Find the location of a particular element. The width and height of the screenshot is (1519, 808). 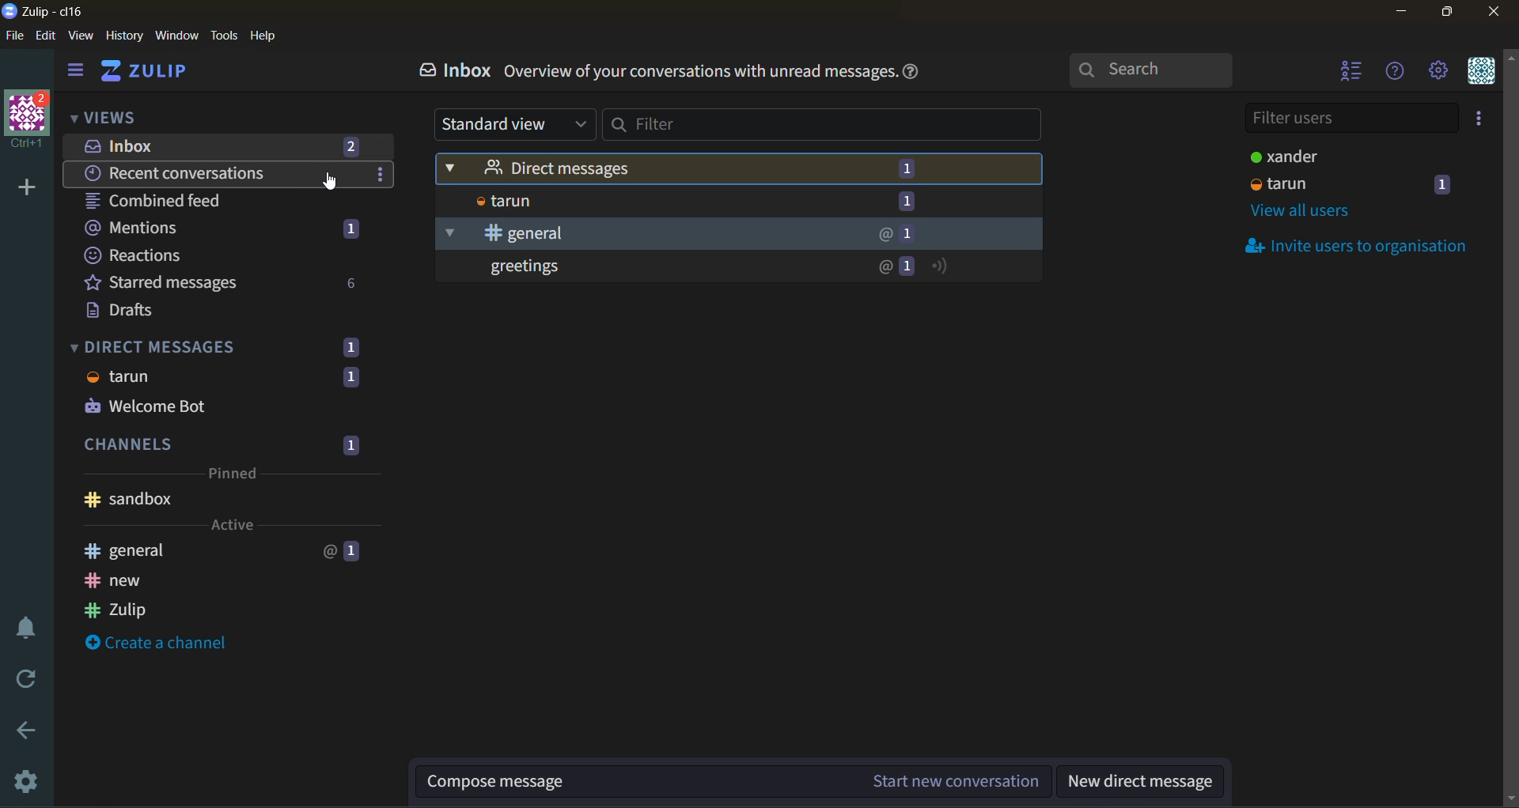

invite users to organisation is located at coordinates (1481, 122).